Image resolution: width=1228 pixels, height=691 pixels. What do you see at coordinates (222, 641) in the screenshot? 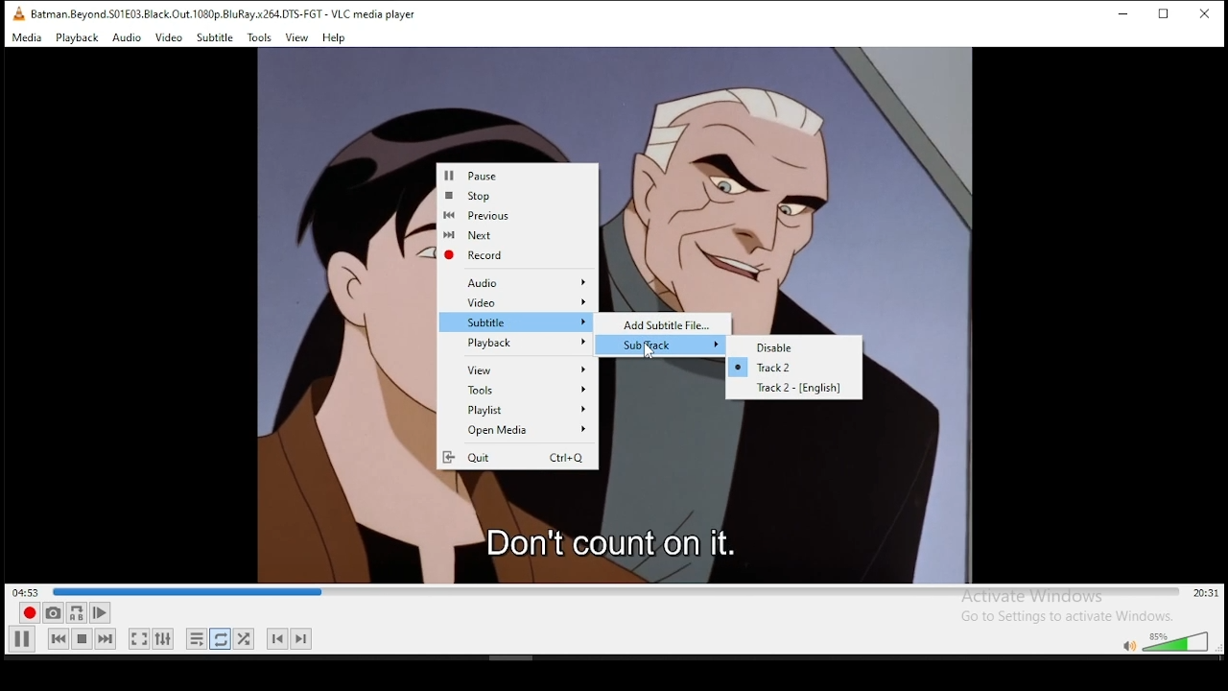
I see `repeat` at bounding box center [222, 641].